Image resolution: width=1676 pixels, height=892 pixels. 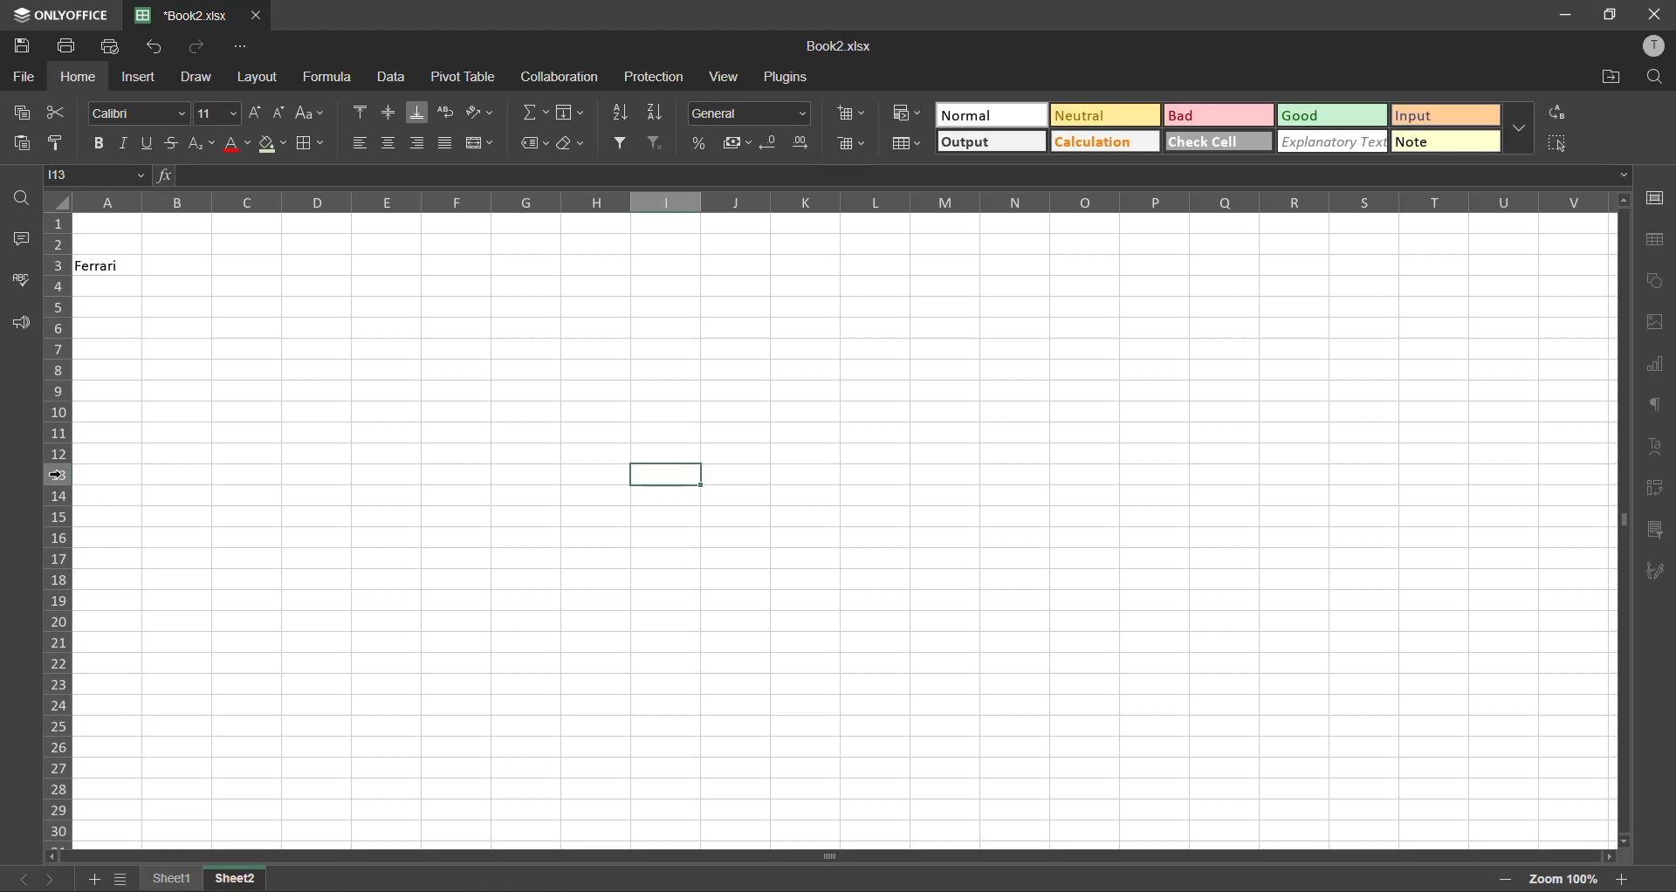 I want to click on named ranges, so click(x=534, y=142).